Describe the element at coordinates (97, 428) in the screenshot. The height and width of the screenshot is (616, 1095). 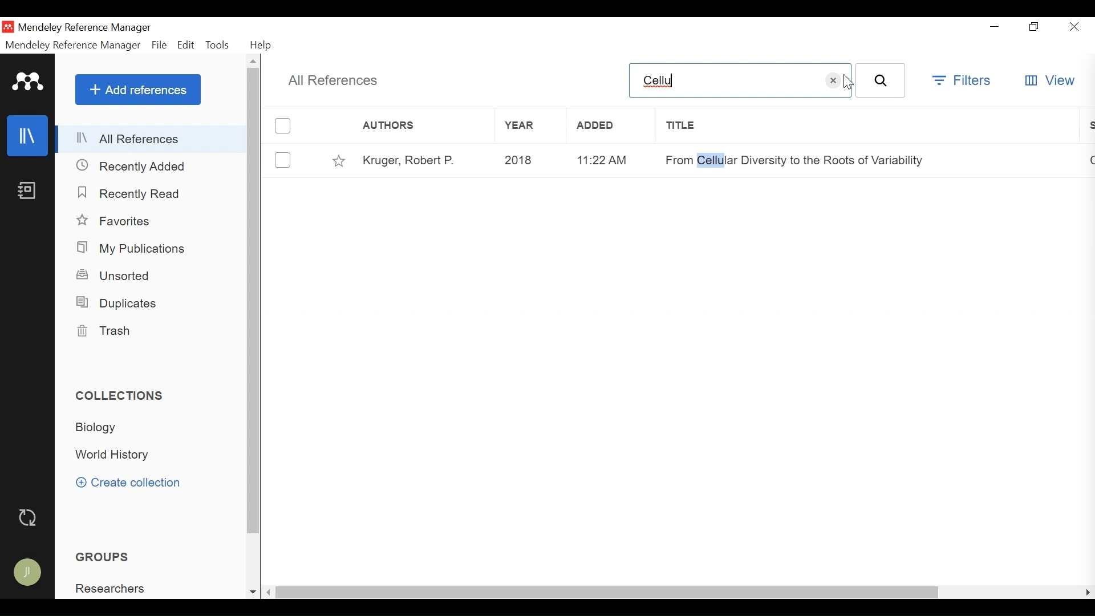
I see `Collection` at that location.